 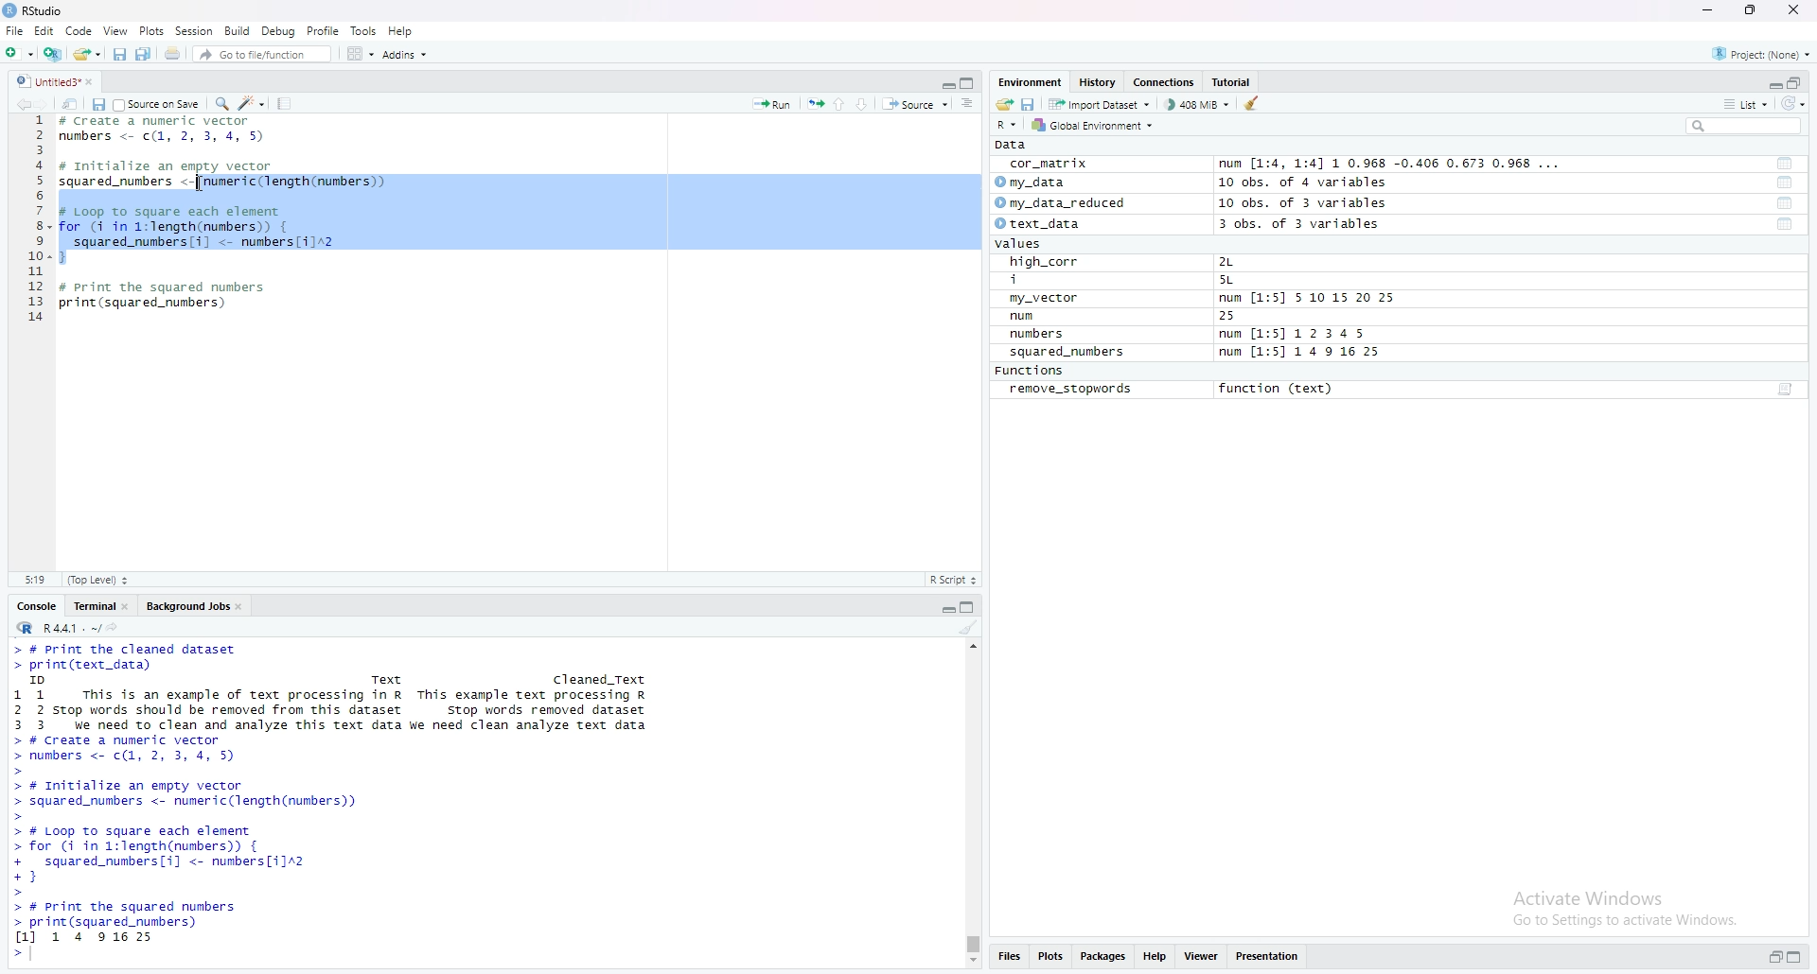 I want to click on unititled3*, so click(x=44, y=80).